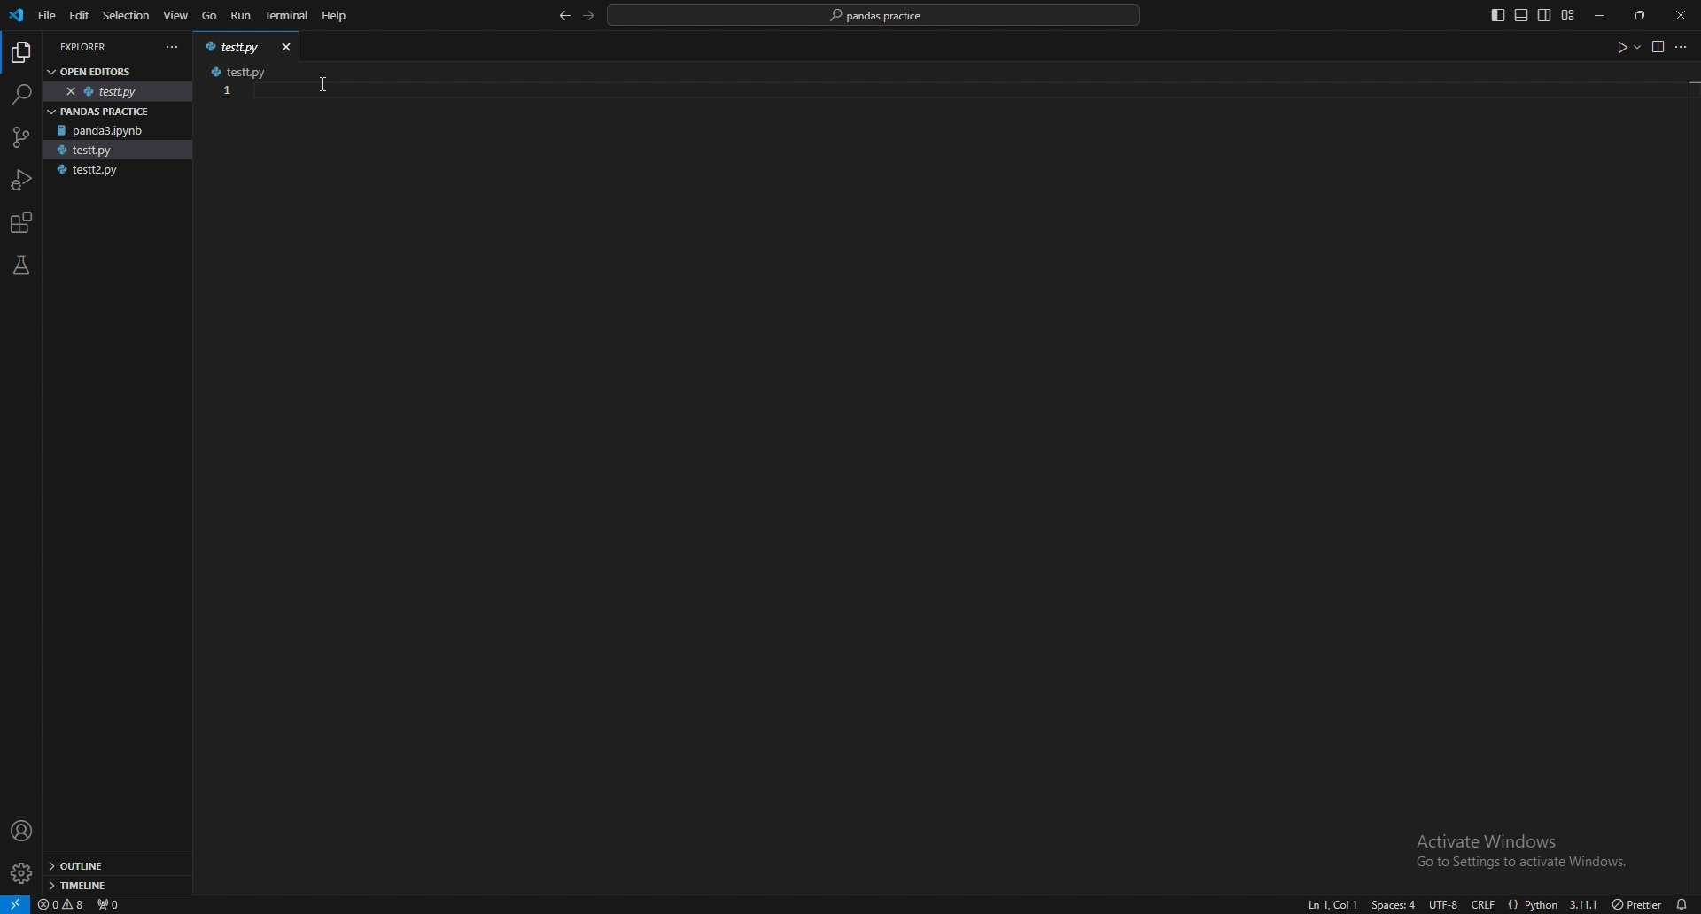  What do you see at coordinates (176, 16) in the screenshot?
I see `view` at bounding box center [176, 16].